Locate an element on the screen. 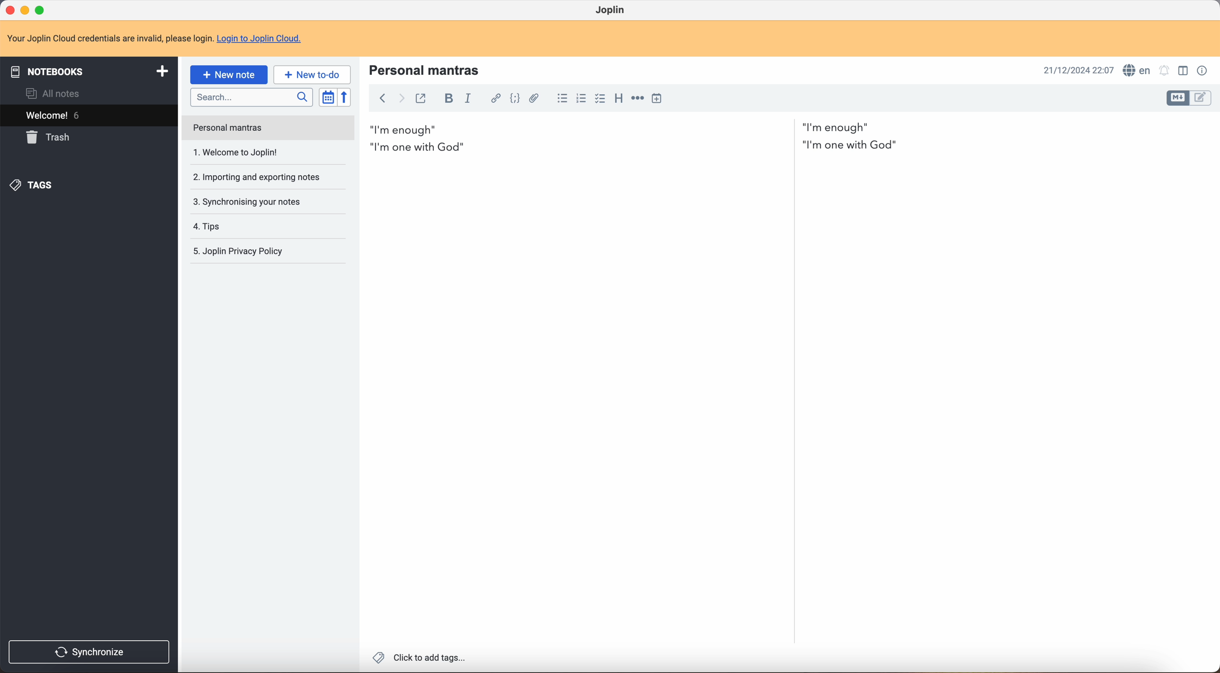 The width and height of the screenshot is (1220, 673). scroll bar is located at coordinates (792, 309).